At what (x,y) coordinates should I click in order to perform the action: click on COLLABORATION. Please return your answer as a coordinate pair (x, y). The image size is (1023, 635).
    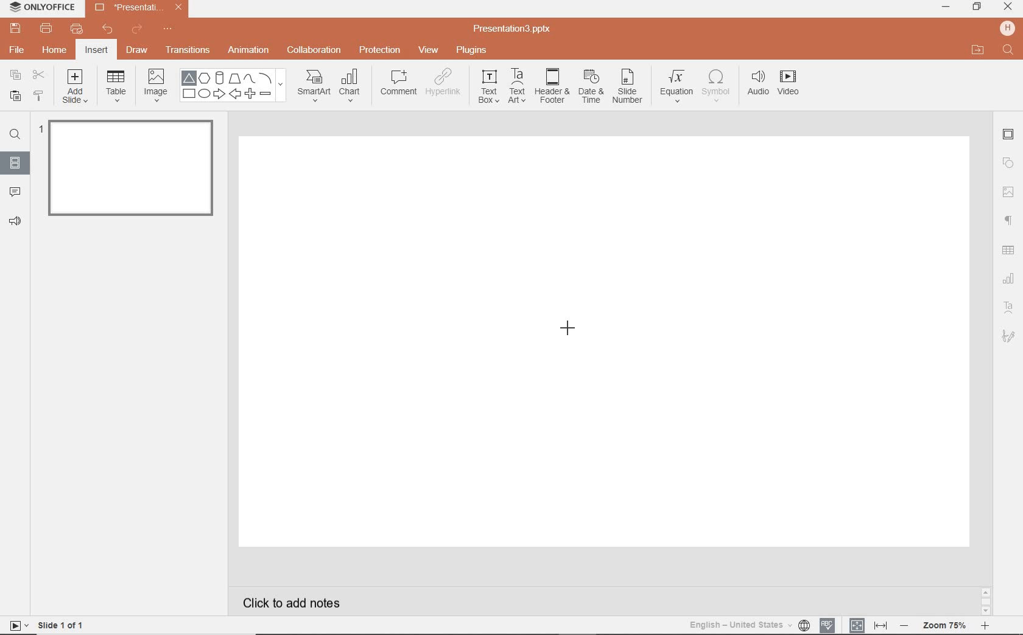
    Looking at the image, I should click on (318, 51).